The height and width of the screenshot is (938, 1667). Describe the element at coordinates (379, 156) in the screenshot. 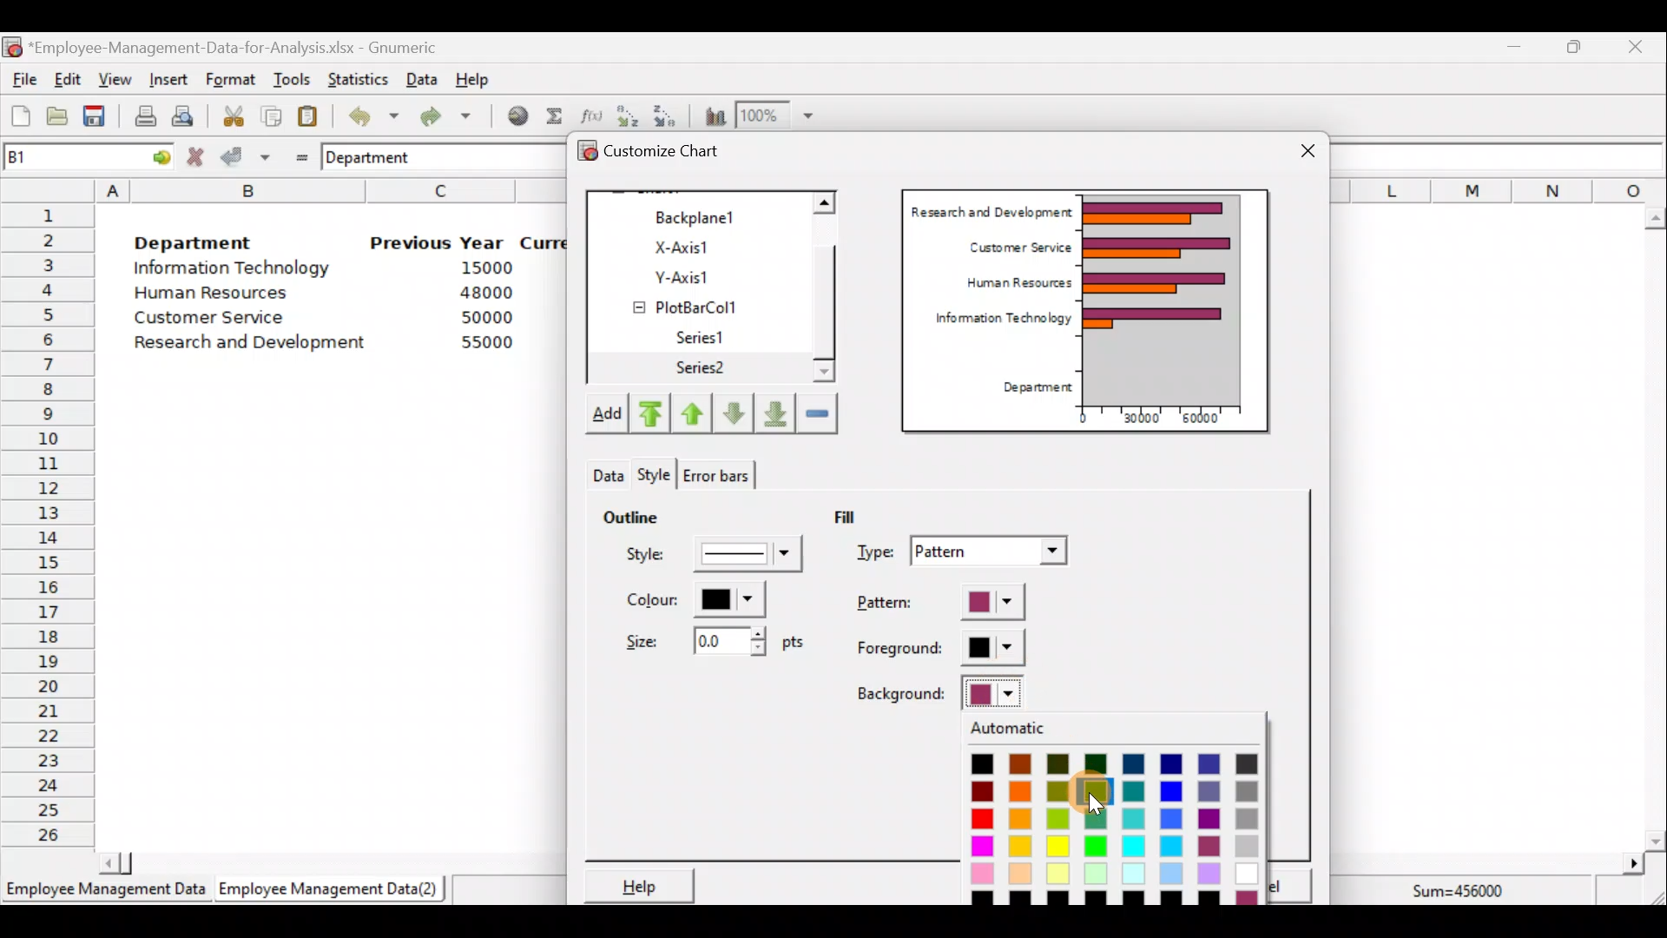

I see `Department` at that location.